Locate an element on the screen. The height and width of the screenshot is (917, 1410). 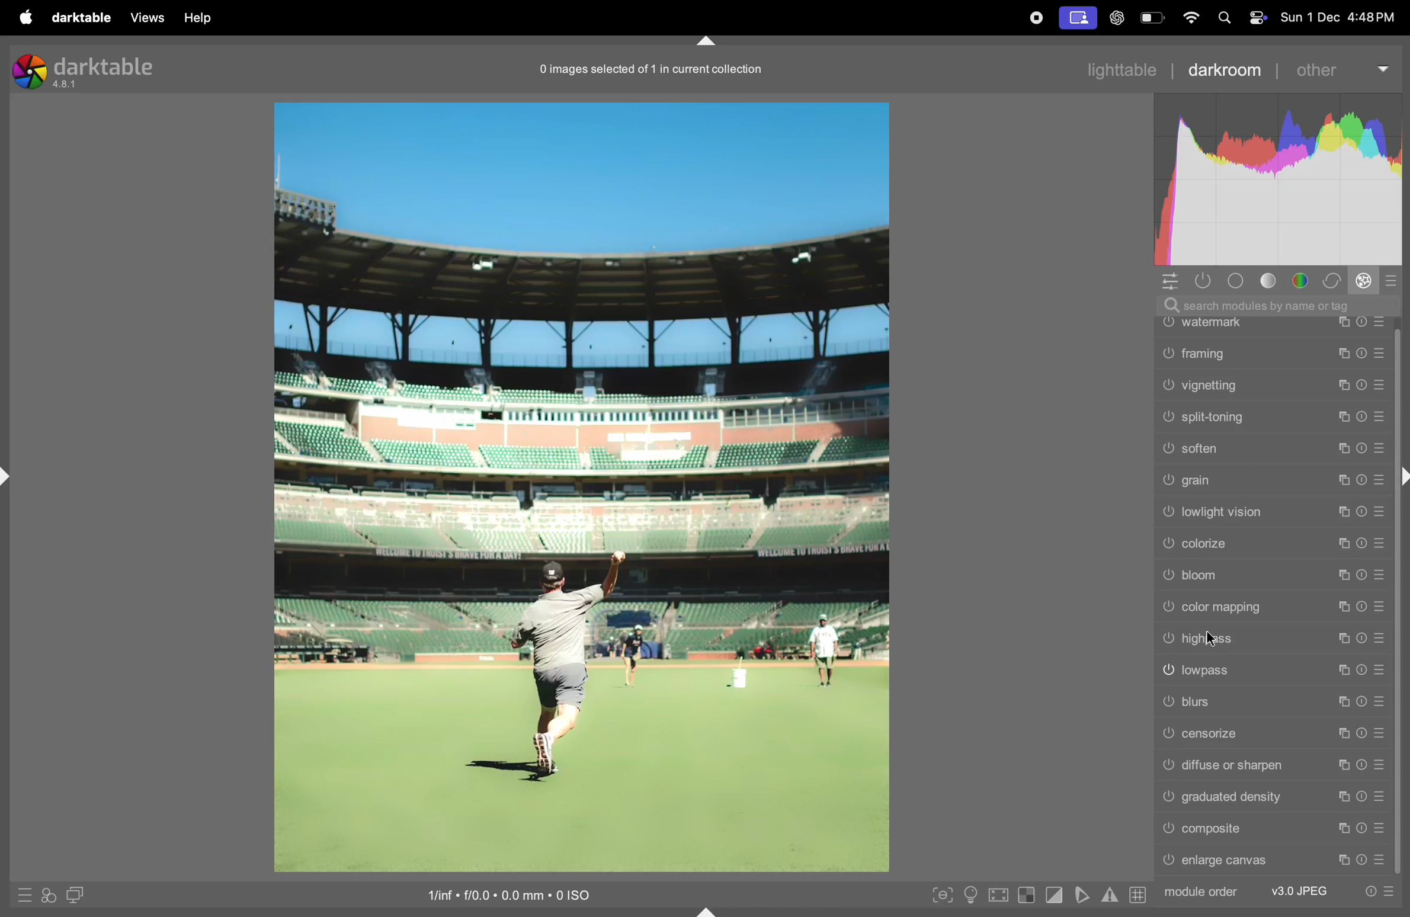
presets is located at coordinates (1390, 283).